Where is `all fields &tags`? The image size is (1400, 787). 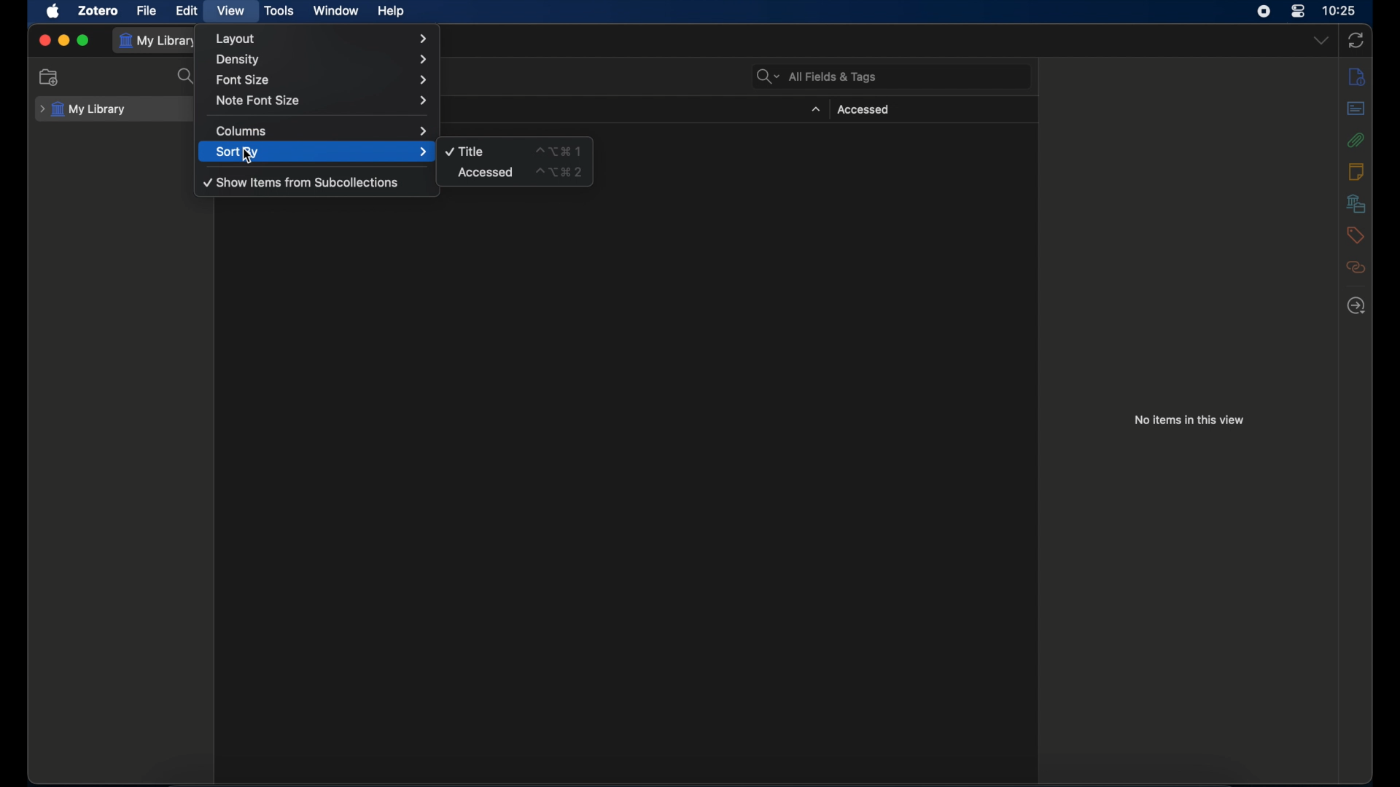
all fields &tags is located at coordinates (815, 77).